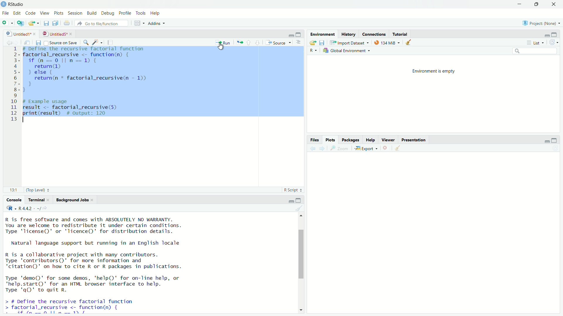 The image size is (563, 316). Describe the element at coordinates (312, 148) in the screenshot. I see `Go back to the previous source location (Ctrl + F9)` at that location.